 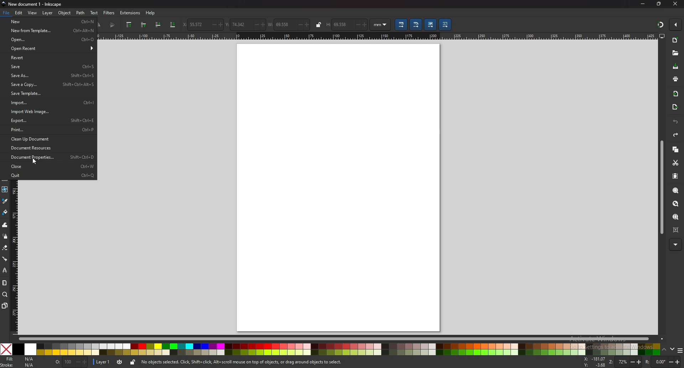 What do you see at coordinates (5, 295) in the screenshot?
I see `zoom` at bounding box center [5, 295].